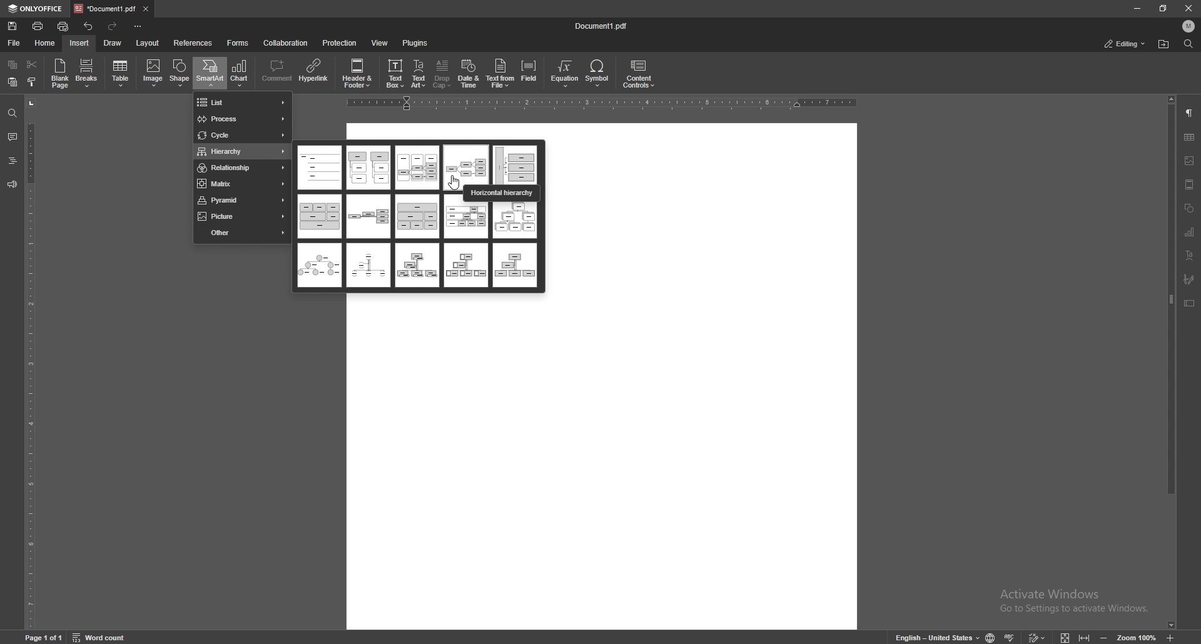 The height and width of the screenshot is (644, 1201). I want to click on change doc language, so click(991, 636).